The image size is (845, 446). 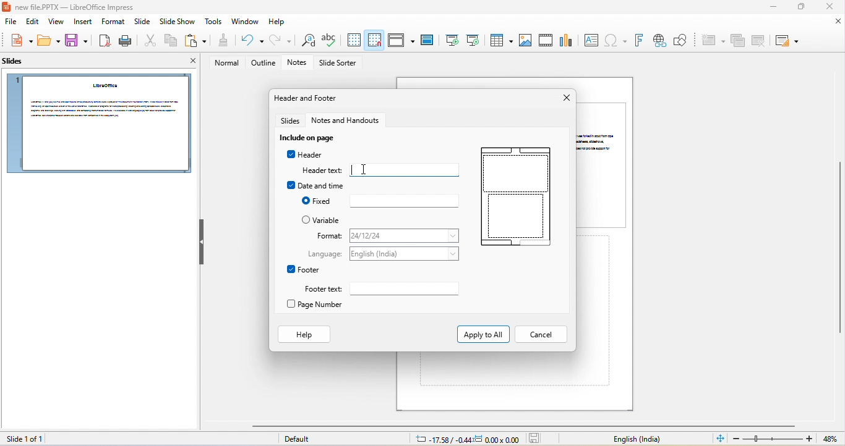 I want to click on fixed, so click(x=403, y=201).